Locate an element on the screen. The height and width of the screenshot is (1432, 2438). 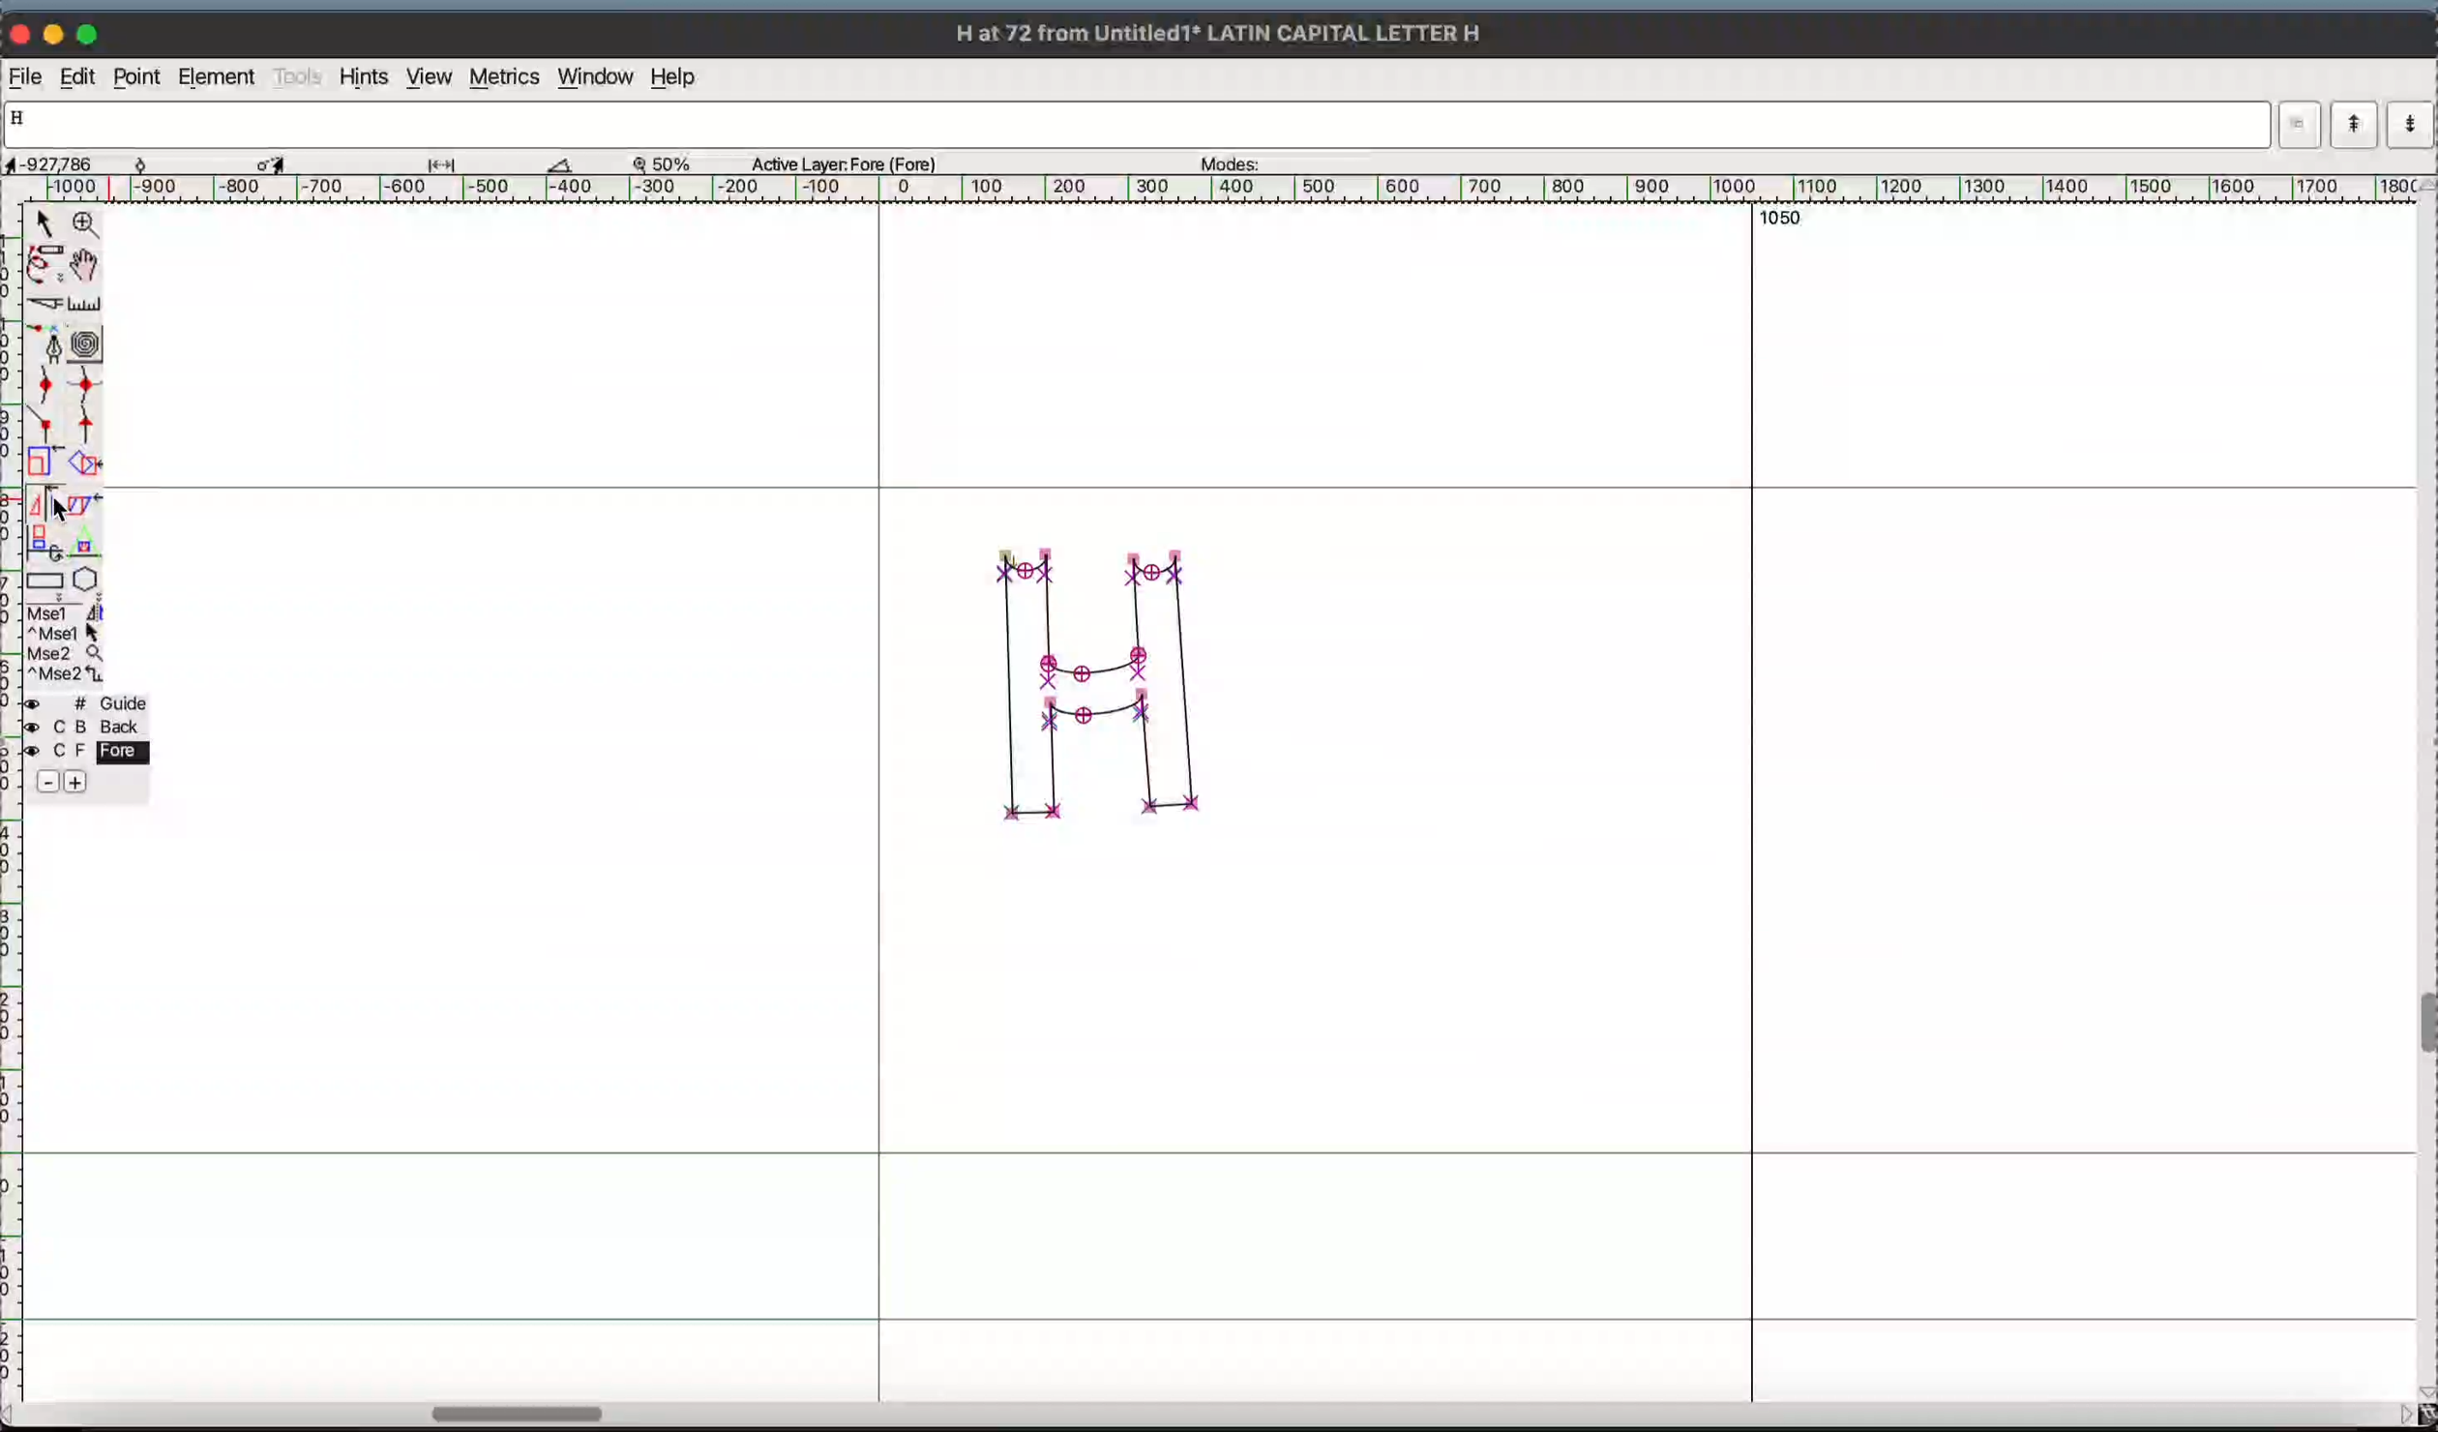
point is located at coordinates (137, 76).